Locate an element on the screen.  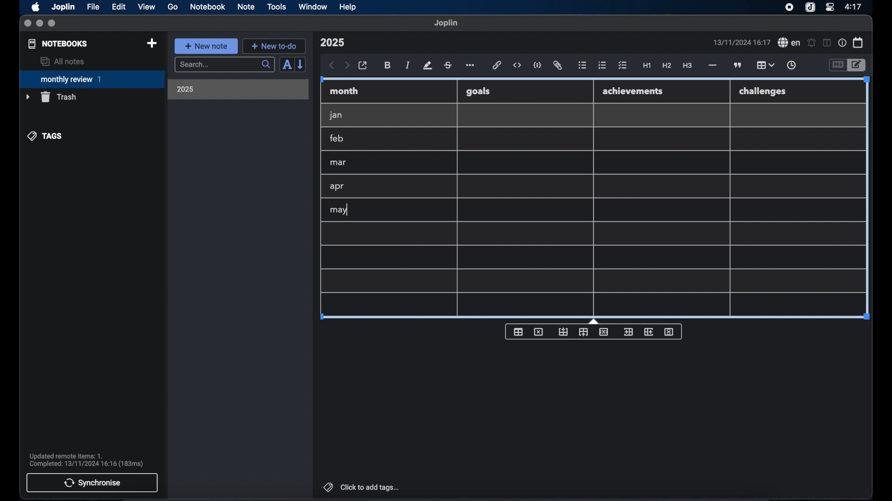
more options is located at coordinates (471, 66).